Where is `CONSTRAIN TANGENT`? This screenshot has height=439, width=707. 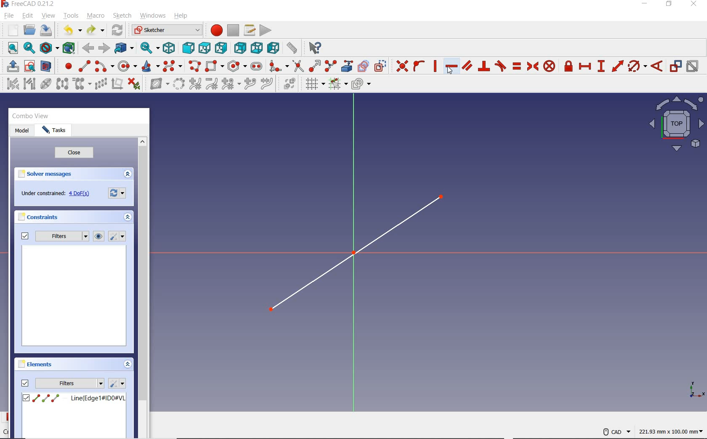
CONSTRAIN TANGENT is located at coordinates (500, 66).